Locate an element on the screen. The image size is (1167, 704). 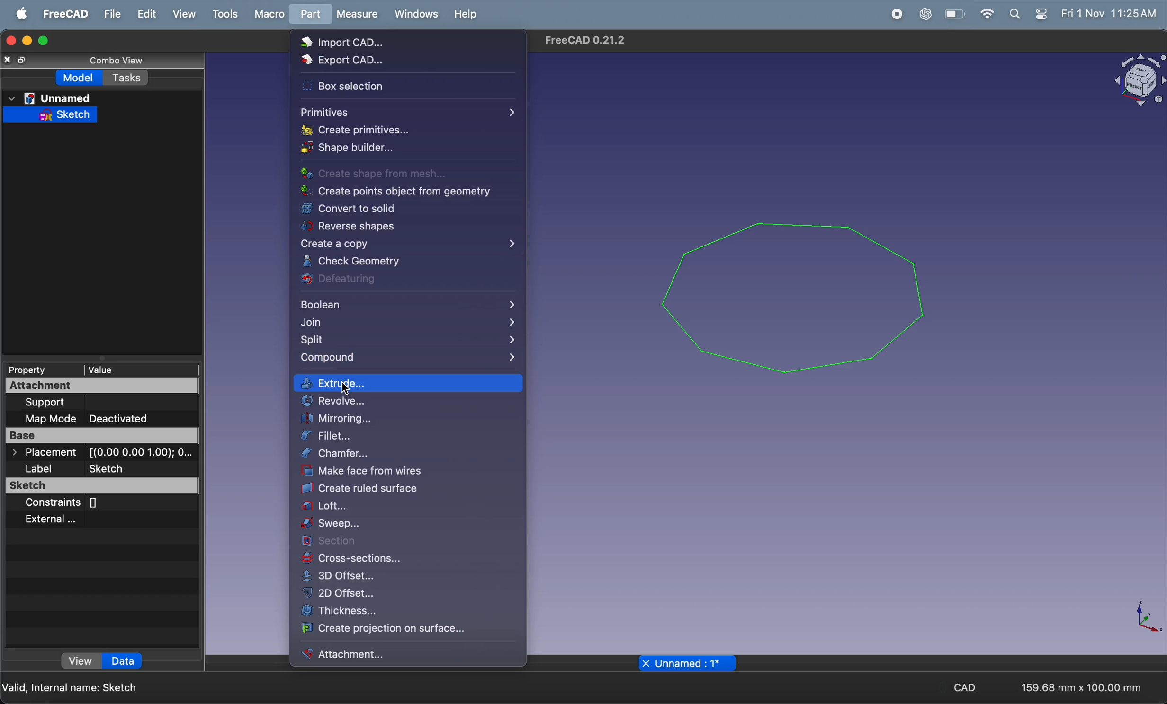
minimize is located at coordinates (27, 41).